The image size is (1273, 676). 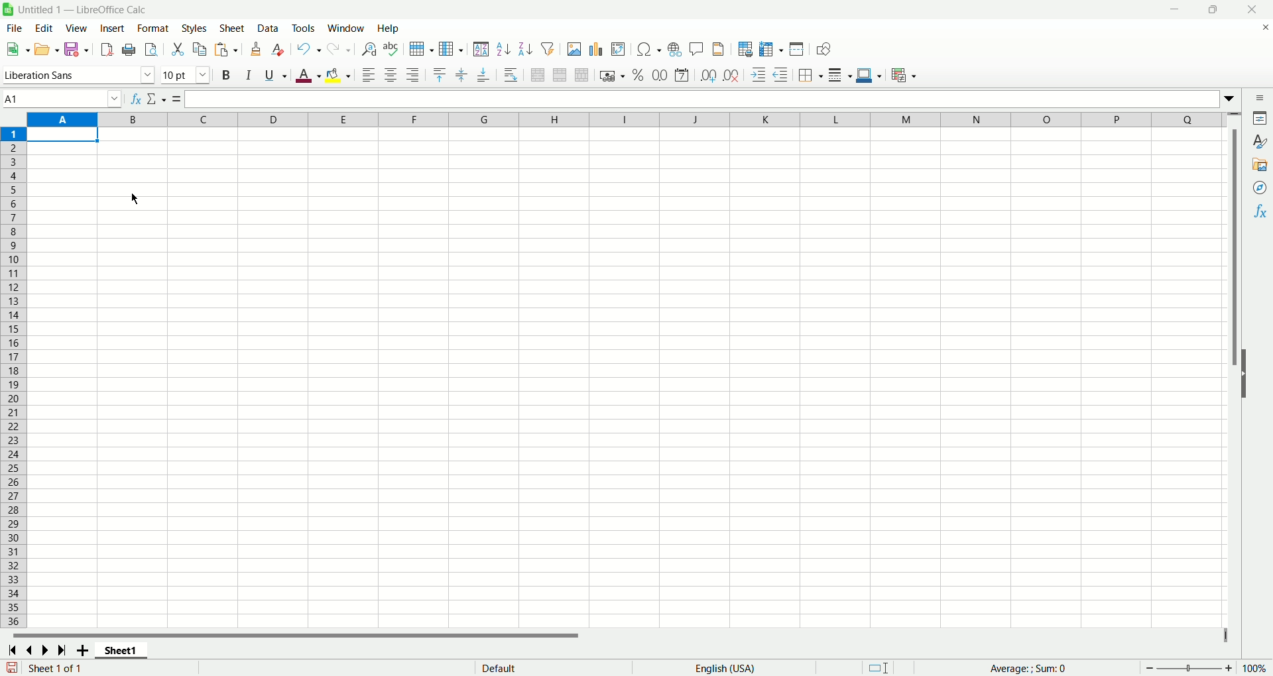 I want to click on vertical scroll bar, so click(x=1231, y=370).